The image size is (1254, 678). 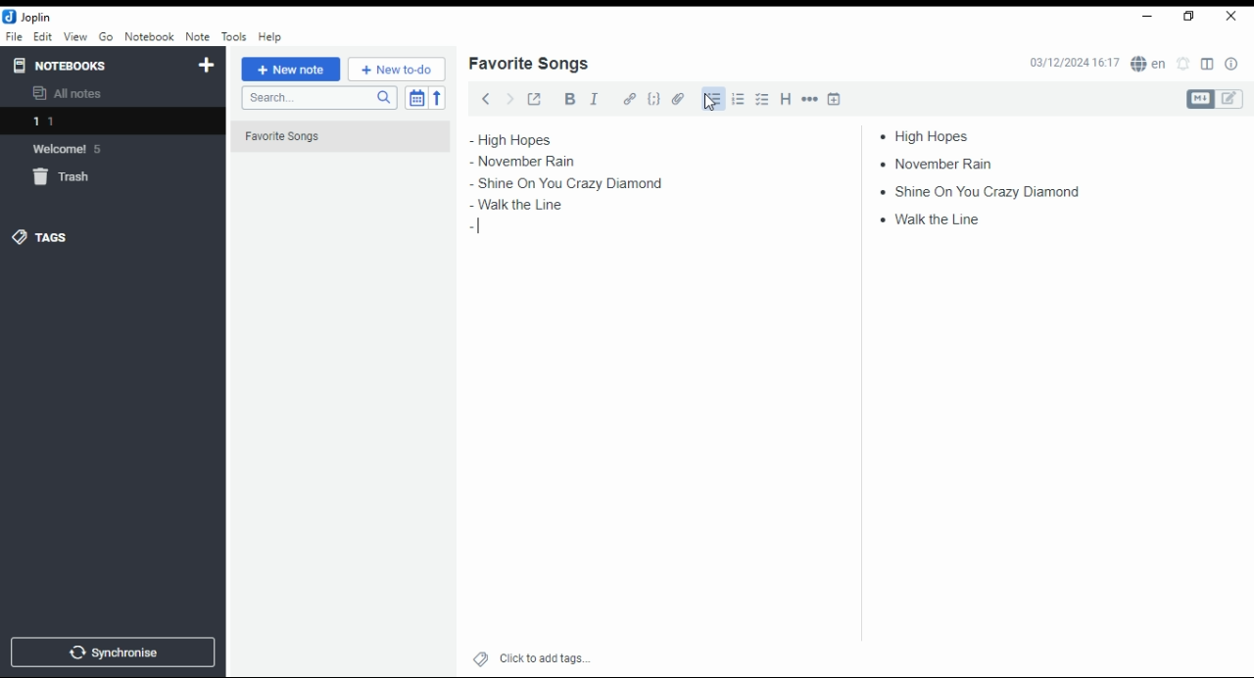 What do you see at coordinates (235, 37) in the screenshot?
I see `tools` at bounding box center [235, 37].